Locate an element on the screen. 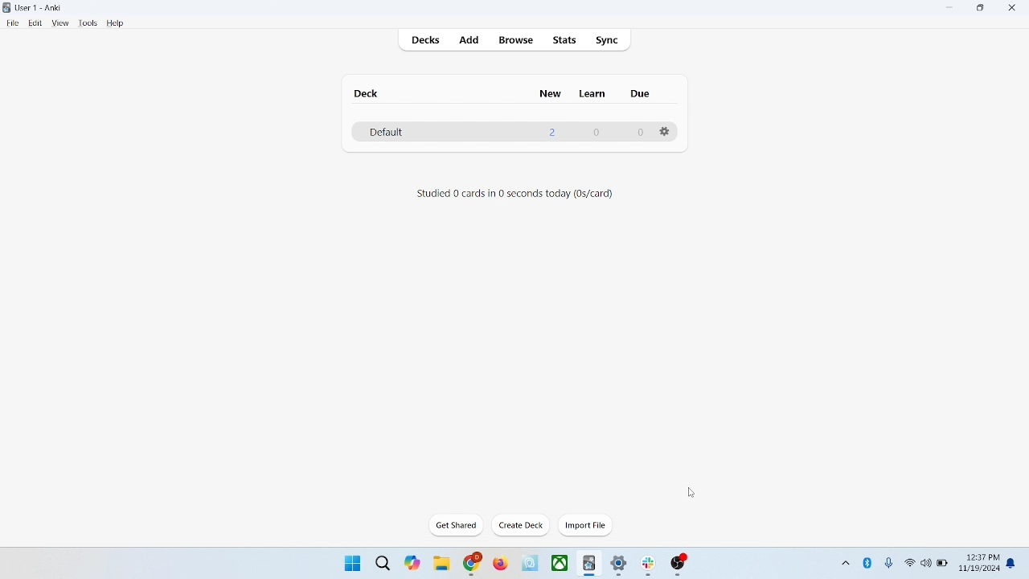 The width and height of the screenshot is (1029, 579). default is located at coordinates (385, 133).